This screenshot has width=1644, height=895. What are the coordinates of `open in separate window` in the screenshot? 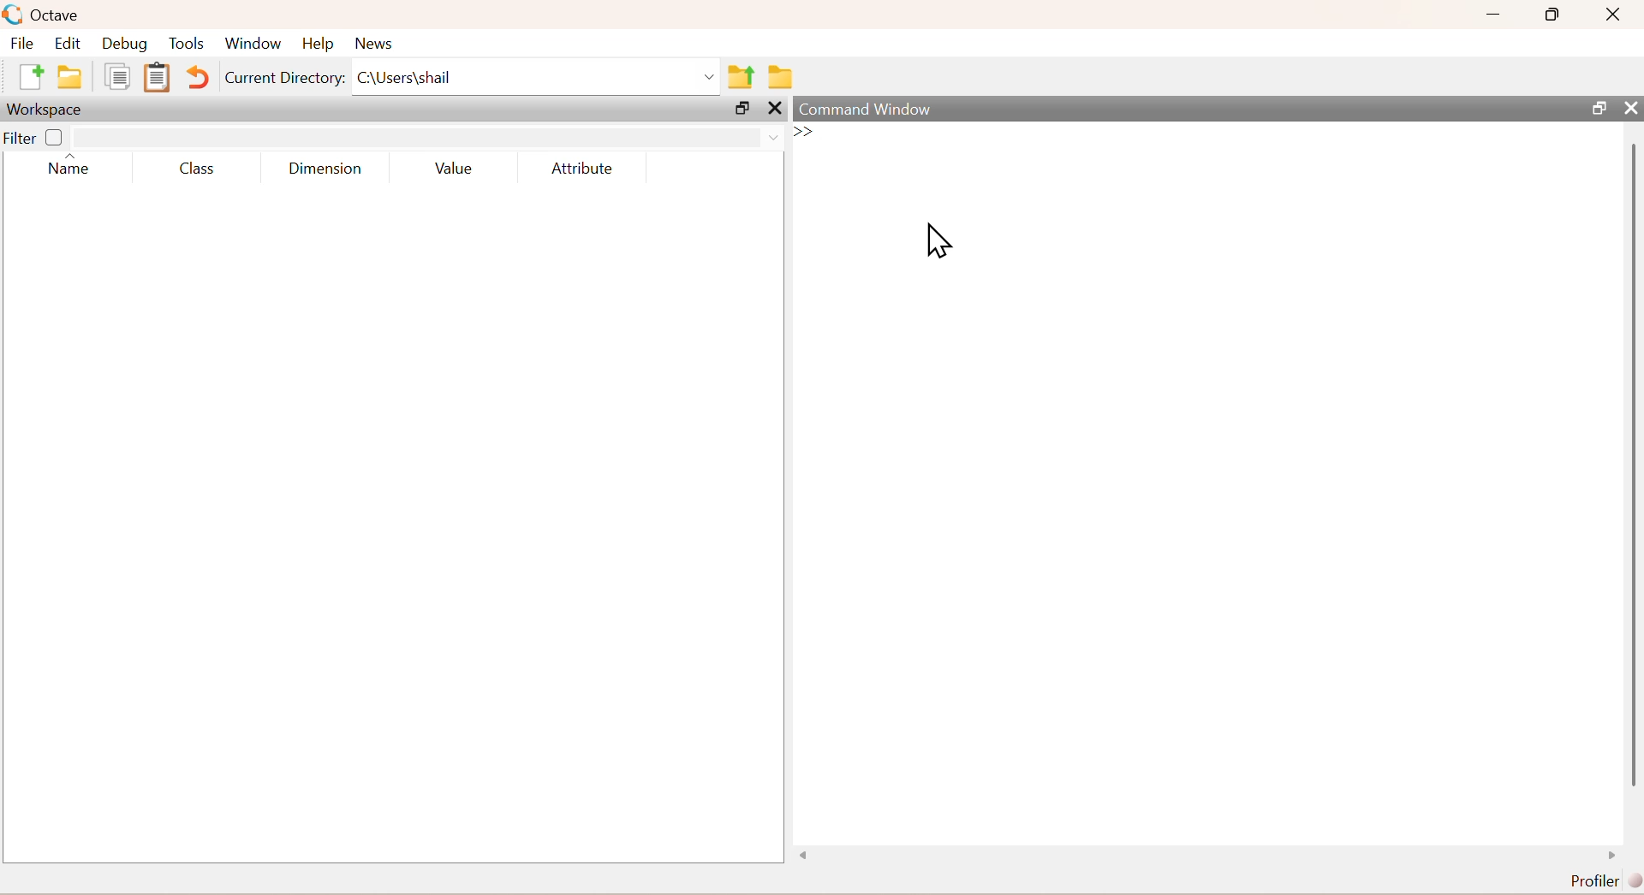 It's located at (742, 108).